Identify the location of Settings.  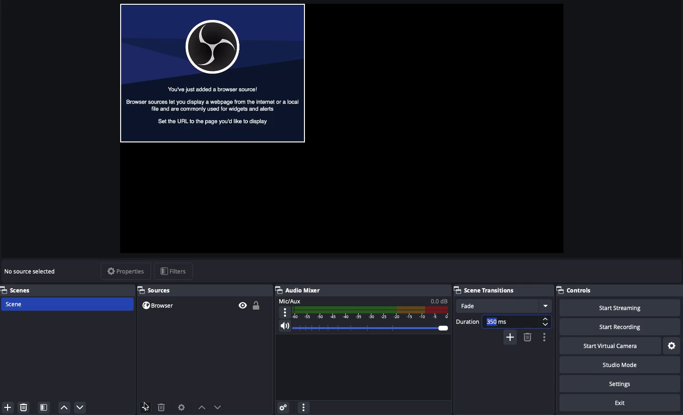
(672, 346).